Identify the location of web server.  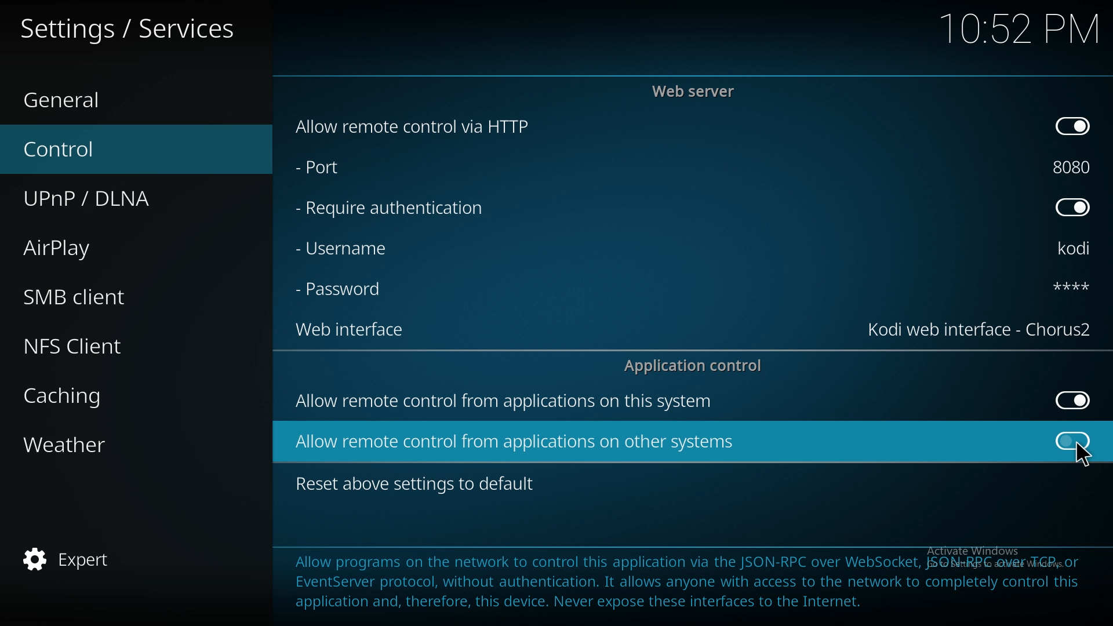
(697, 91).